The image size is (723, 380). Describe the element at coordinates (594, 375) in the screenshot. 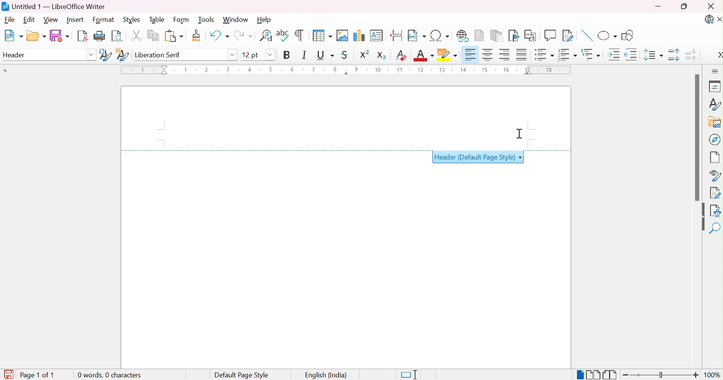

I see `Multiple-page view` at that location.